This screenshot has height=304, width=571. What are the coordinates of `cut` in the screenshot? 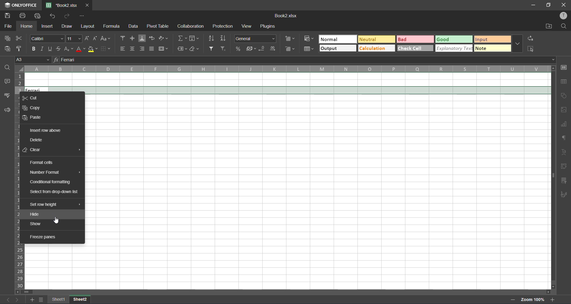 It's located at (19, 39).